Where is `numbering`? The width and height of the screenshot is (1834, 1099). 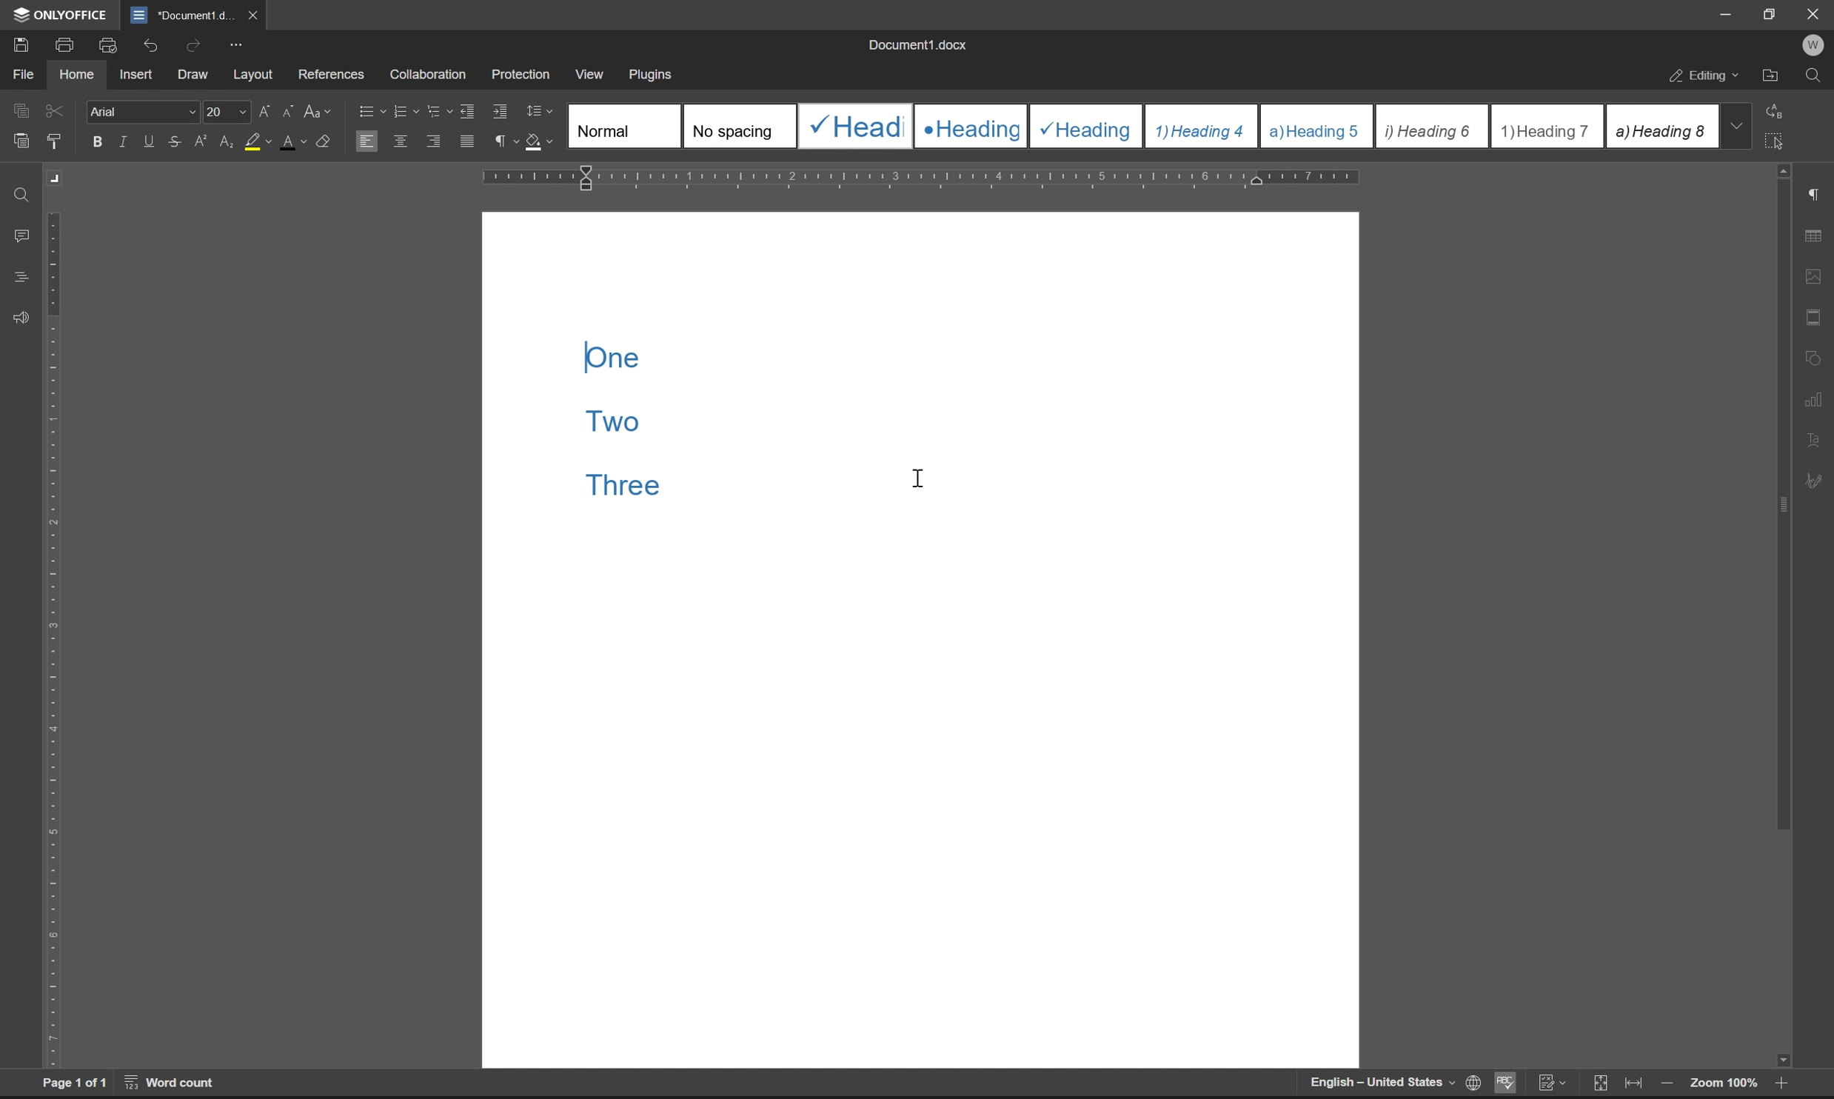
numbering is located at coordinates (405, 112).